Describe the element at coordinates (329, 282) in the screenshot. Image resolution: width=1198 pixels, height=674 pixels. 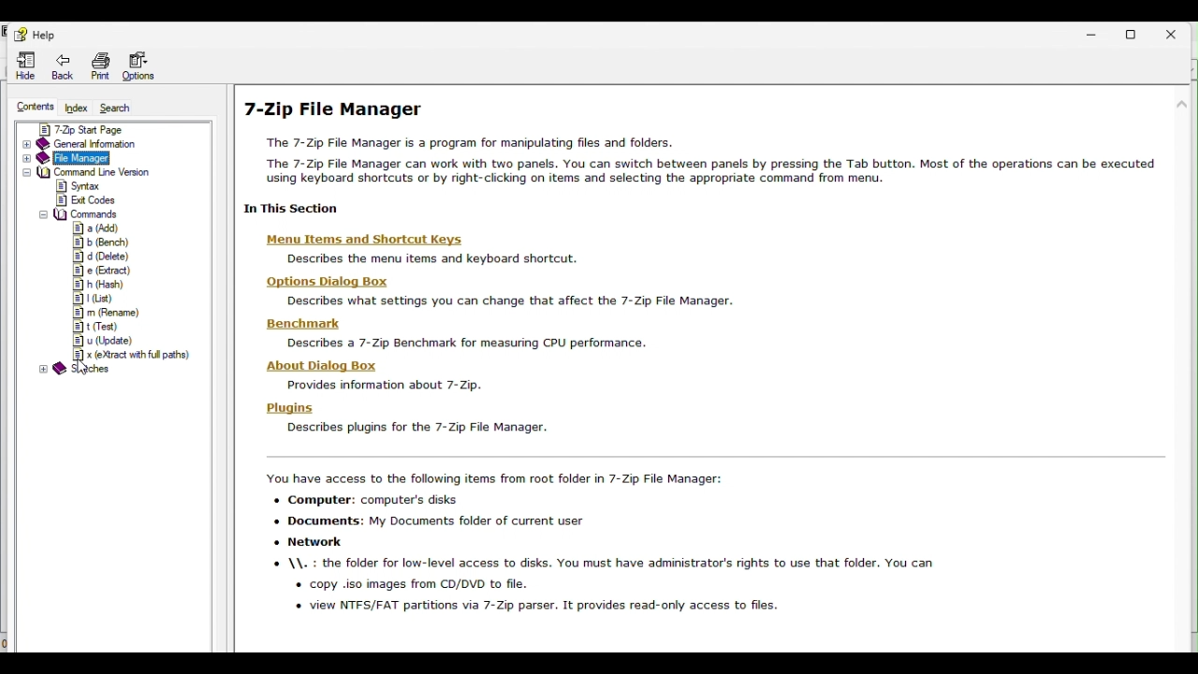
I see `‘Options Dialog Box` at that location.